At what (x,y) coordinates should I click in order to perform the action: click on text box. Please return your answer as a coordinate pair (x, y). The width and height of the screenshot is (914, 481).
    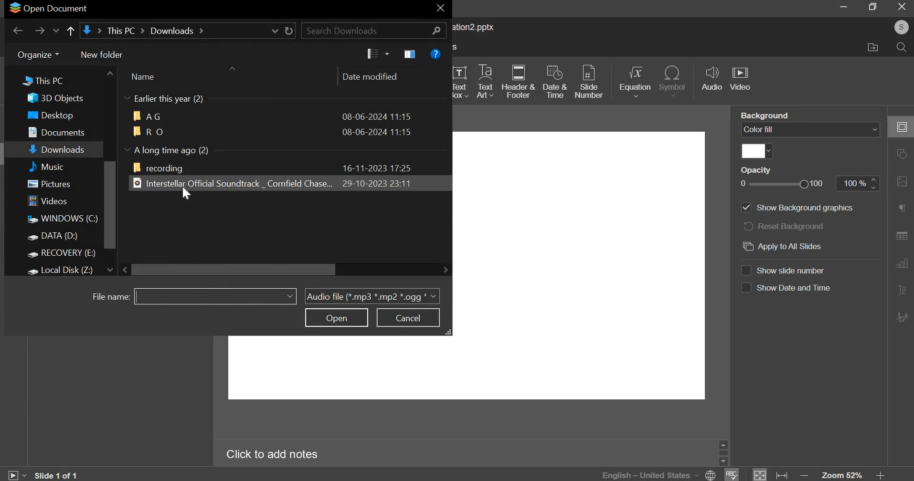
    Looking at the image, I should click on (461, 81).